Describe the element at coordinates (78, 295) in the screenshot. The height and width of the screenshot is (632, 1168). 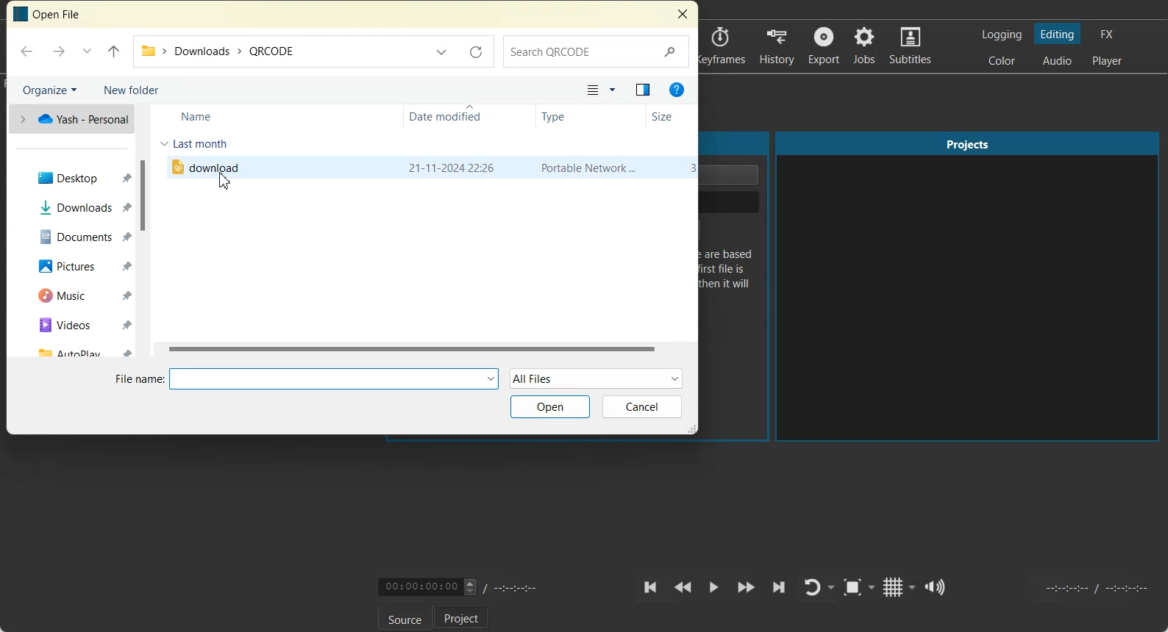
I see `Music` at that location.